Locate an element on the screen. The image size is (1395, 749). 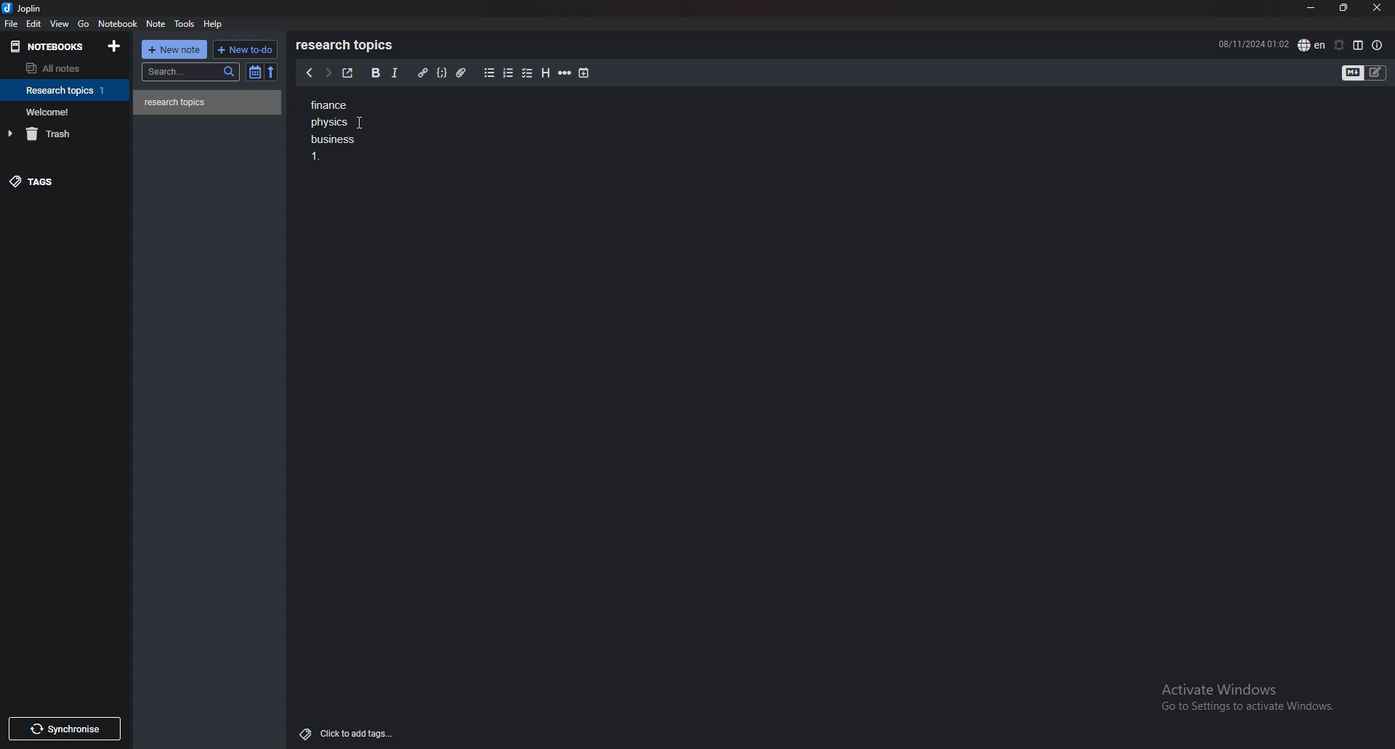
research topics is located at coordinates (347, 45).